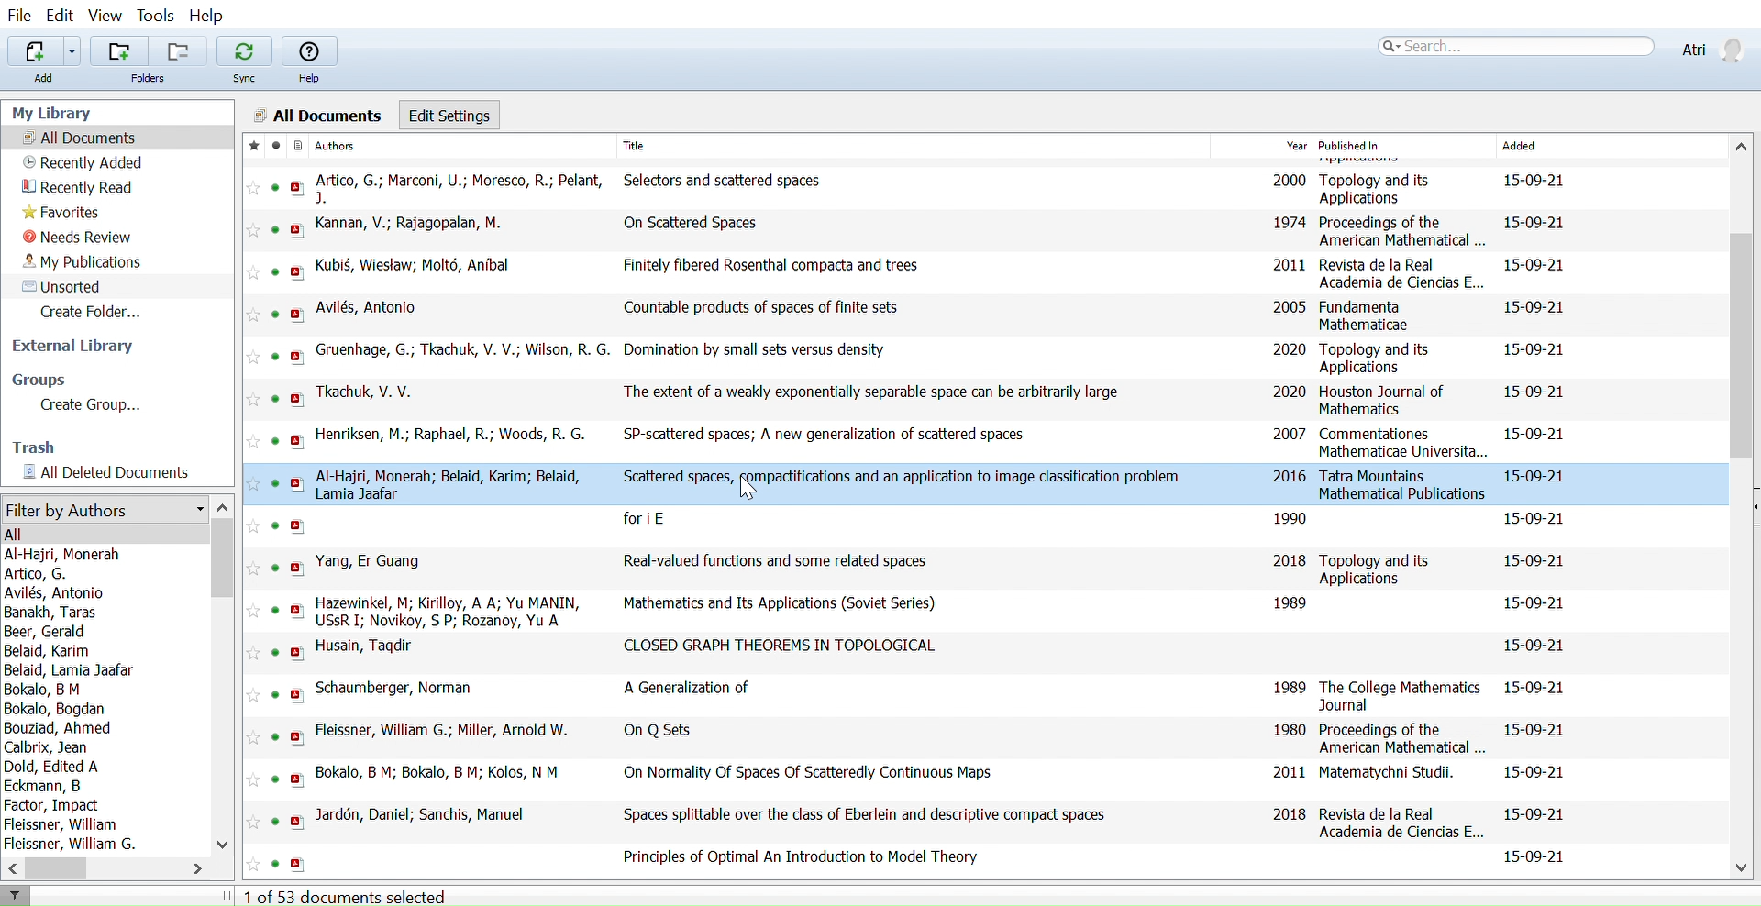  I want to click on favourite, so click(250, 484).